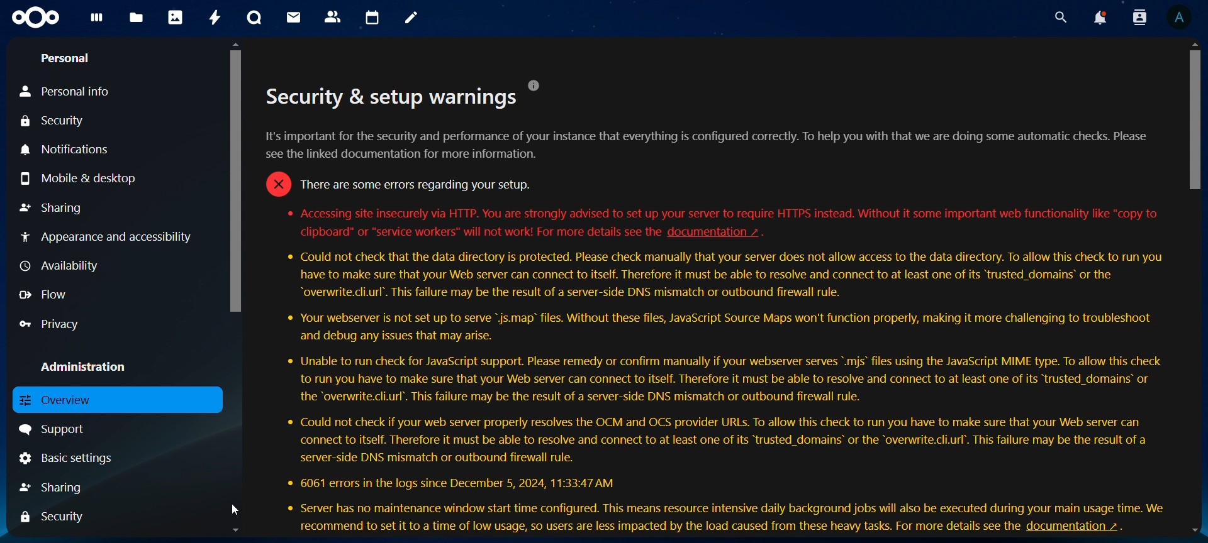  What do you see at coordinates (411, 19) in the screenshot?
I see `notes` at bounding box center [411, 19].